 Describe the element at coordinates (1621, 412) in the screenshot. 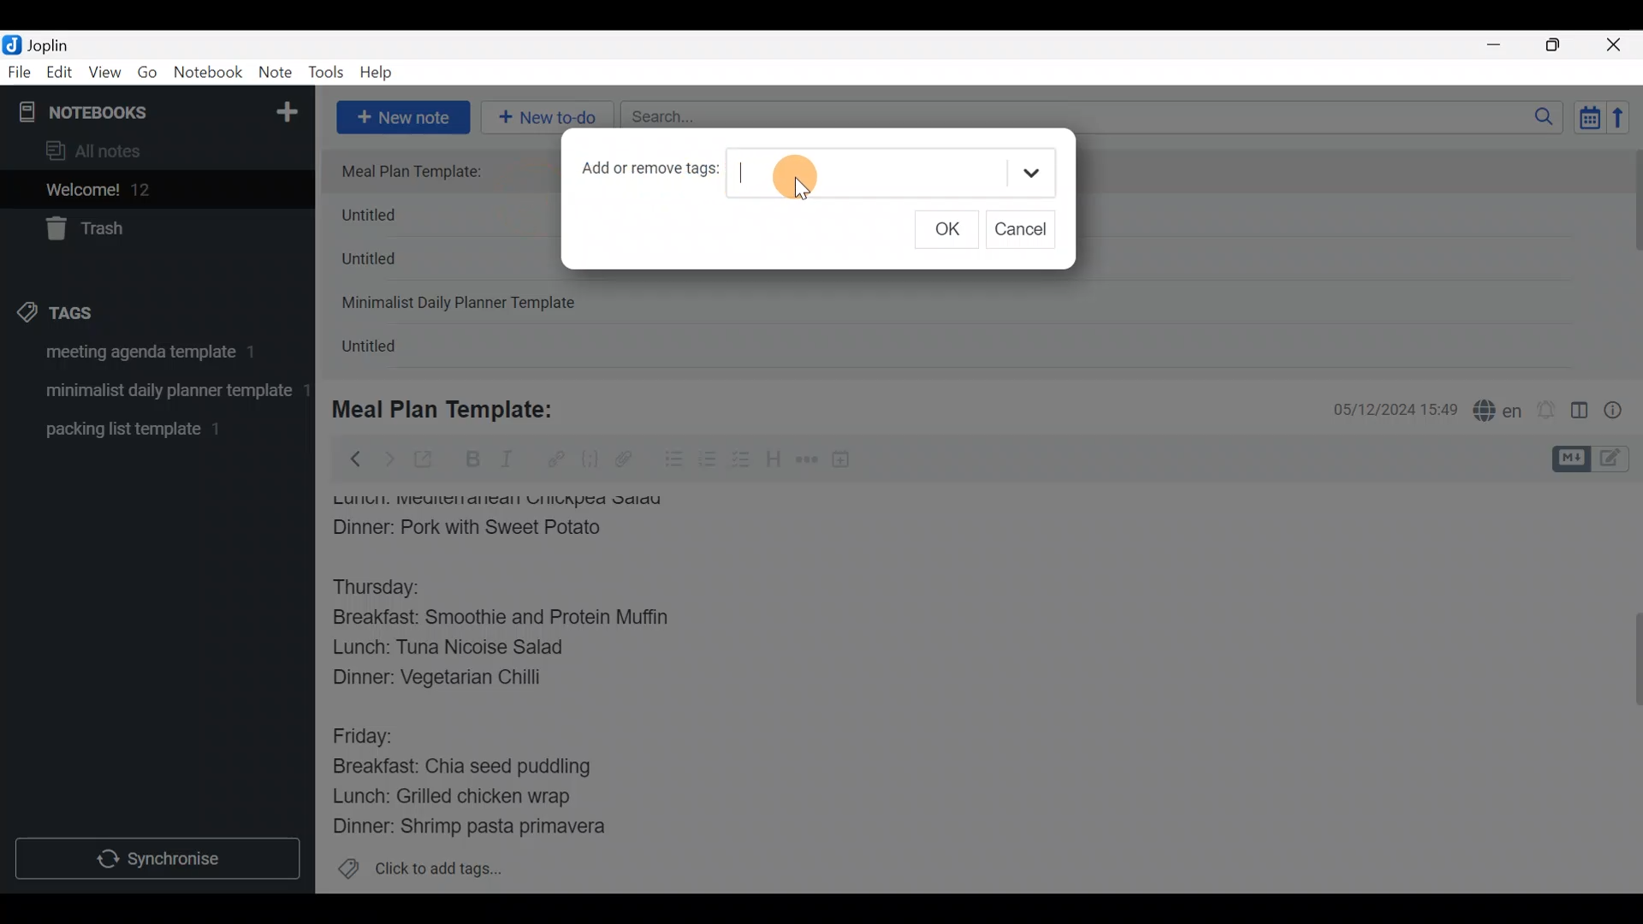

I see `Note properties` at that location.